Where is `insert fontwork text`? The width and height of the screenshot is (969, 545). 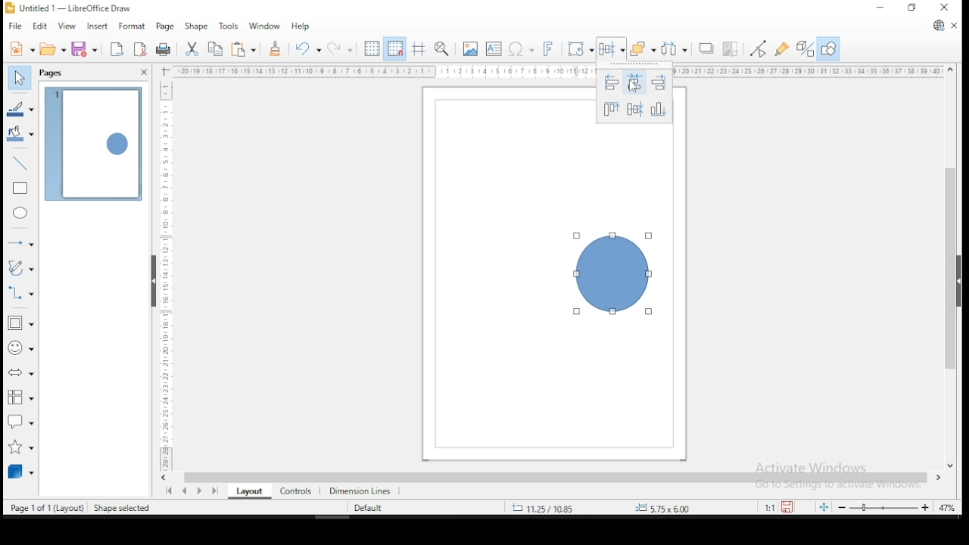 insert fontwork text is located at coordinates (548, 47).